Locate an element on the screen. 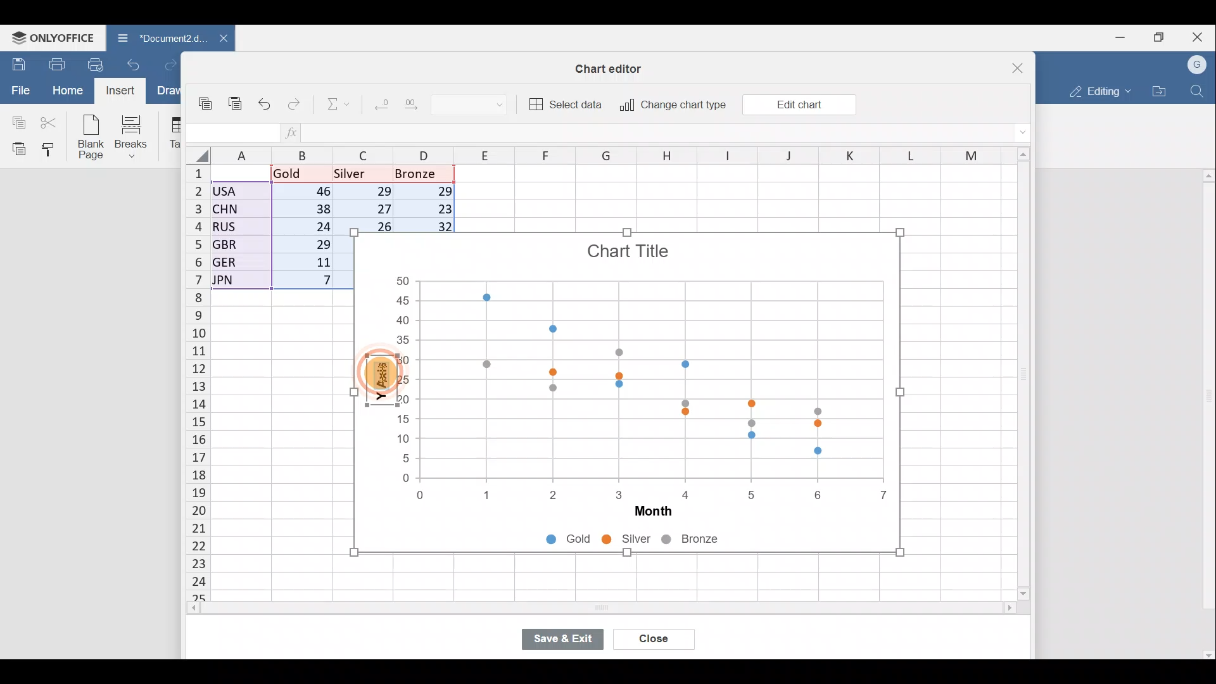  Decrease decimal is located at coordinates (379, 107).